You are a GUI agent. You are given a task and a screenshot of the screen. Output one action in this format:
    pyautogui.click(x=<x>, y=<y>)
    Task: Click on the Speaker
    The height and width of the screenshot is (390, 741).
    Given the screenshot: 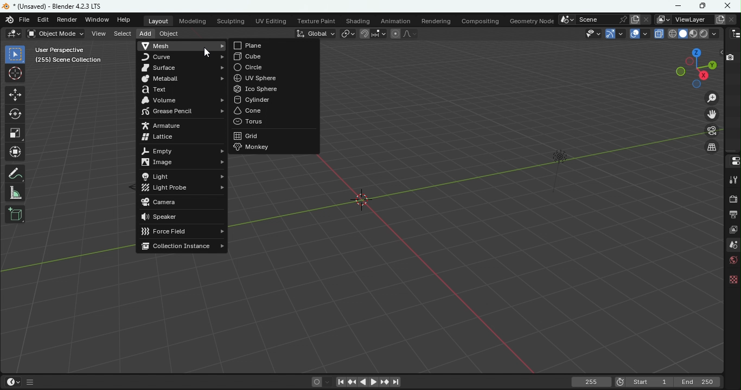 What is the action you would take?
    pyautogui.click(x=181, y=217)
    